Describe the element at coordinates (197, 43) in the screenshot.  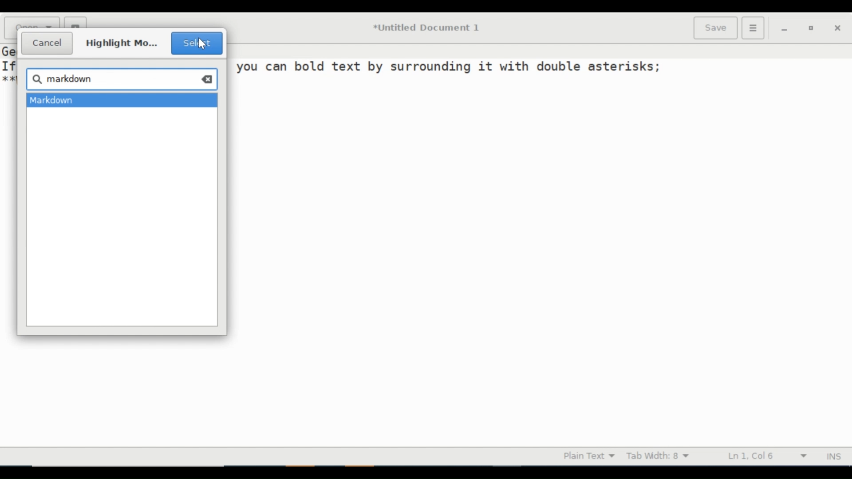
I see `Select` at that location.